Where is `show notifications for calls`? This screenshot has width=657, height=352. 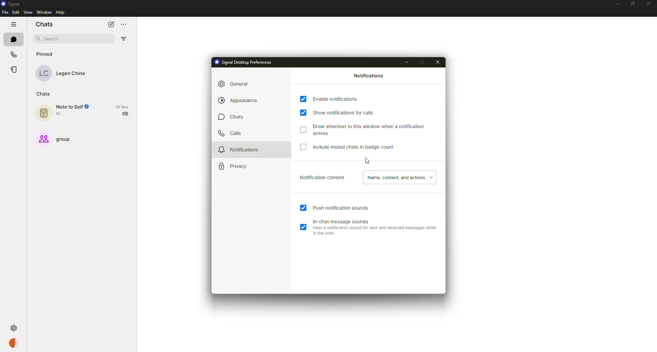
show notifications for calls is located at coordinates (347, 112).